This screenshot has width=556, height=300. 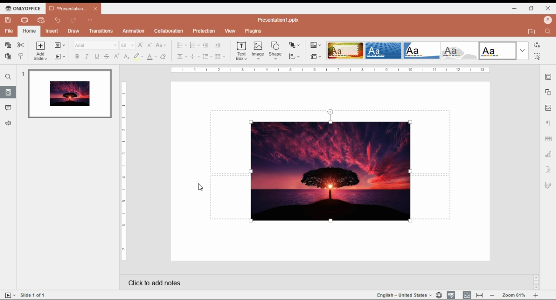 I want to click on image, so click(x=331, y=172).